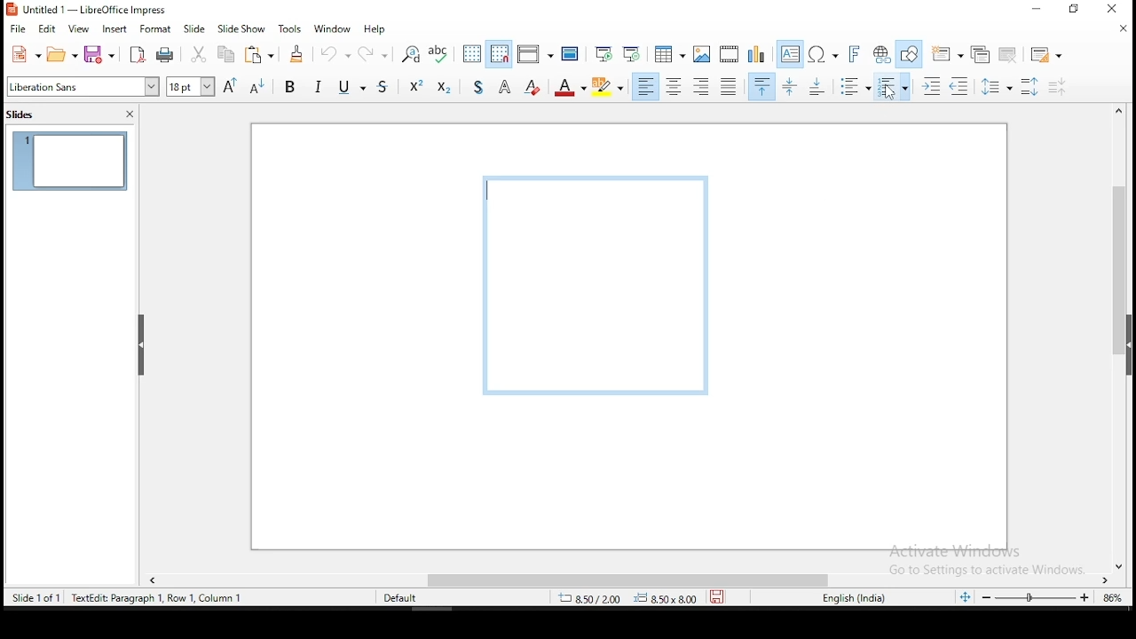 The height and width of the screenshot is (639, 1136). What do you see at coordinates (141, 344) in the screenshot?
I see `close pane` at bounding box center [141, 344].